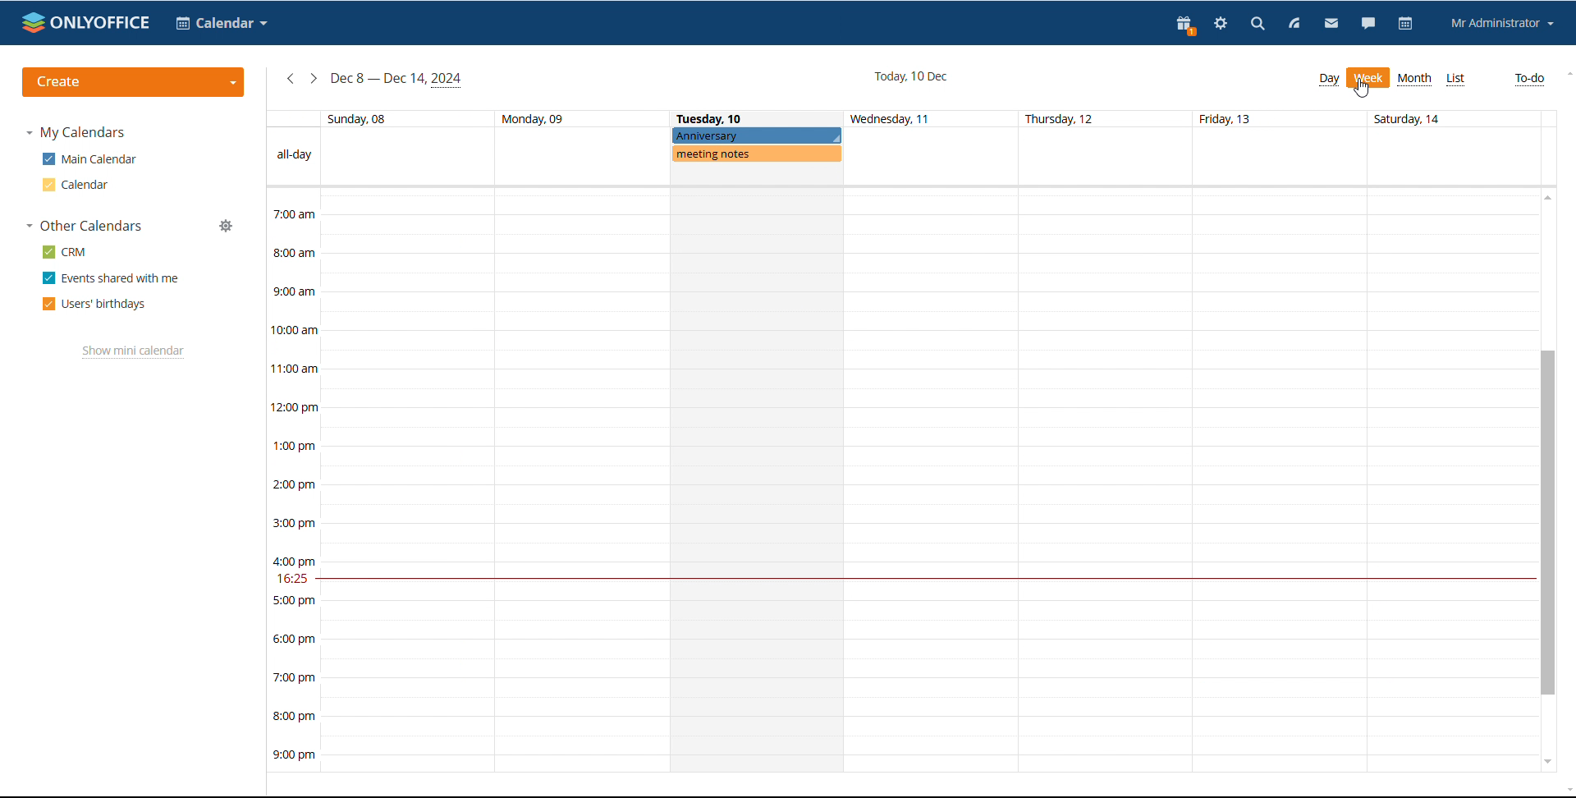 The width and height of the screenshot is (1576, 798). I want to click on current week, so click(397, 80).